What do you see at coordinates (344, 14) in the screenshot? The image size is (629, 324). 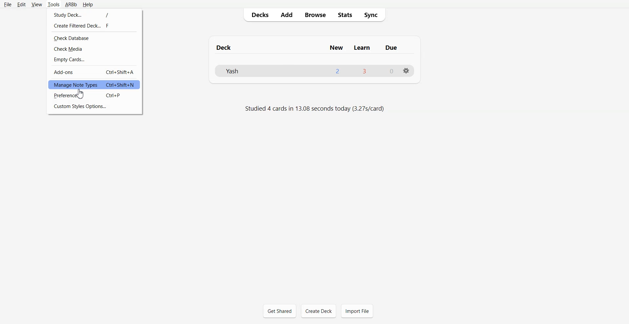 I see `Stats` at bounding box center [344, 14].